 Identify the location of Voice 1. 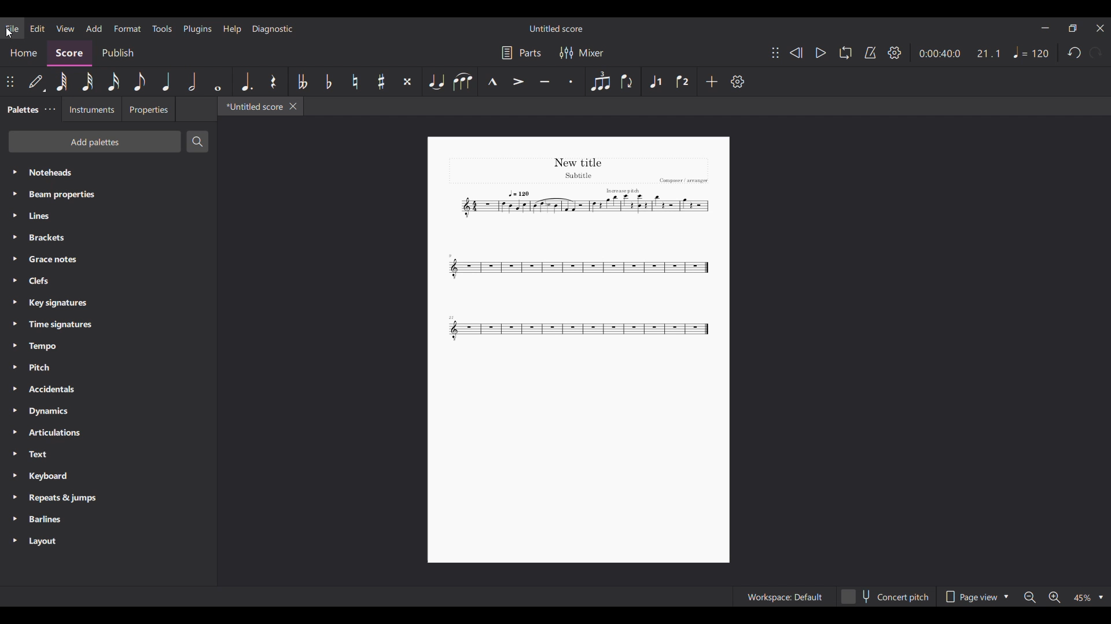
(654, 81).